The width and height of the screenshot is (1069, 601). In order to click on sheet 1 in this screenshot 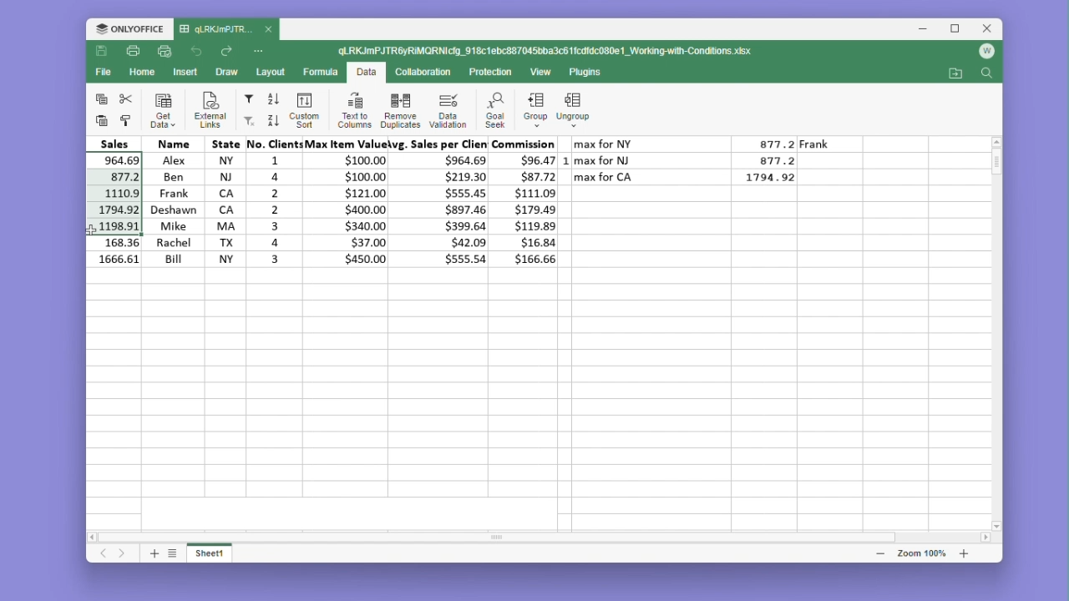, I will do `click(210, 552)`.